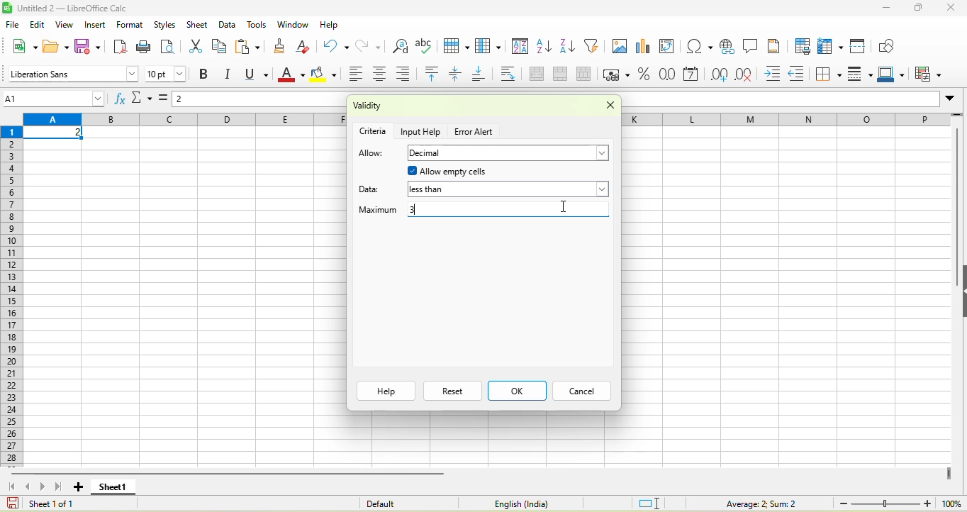 This screenshot has height=512, width=967. I want to click on bold, so click(205, 75).